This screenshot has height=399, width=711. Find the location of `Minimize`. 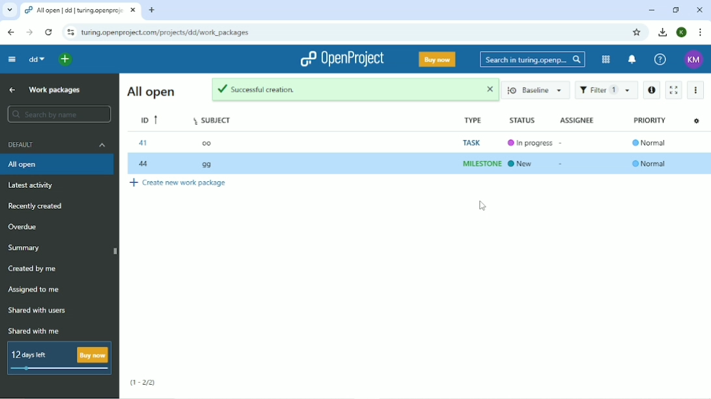

Minimize is located at coordinates (652, 10).